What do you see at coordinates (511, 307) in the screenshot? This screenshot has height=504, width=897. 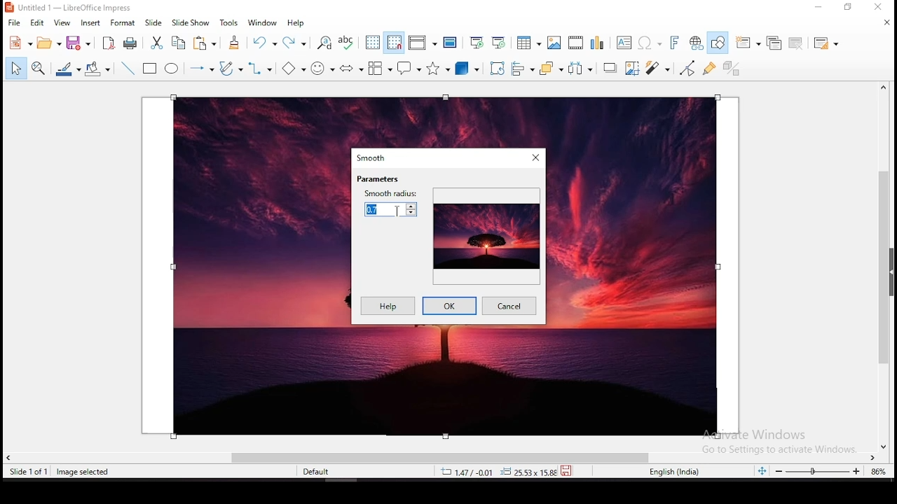 I see `cancel` at bounding box center [511, 307].